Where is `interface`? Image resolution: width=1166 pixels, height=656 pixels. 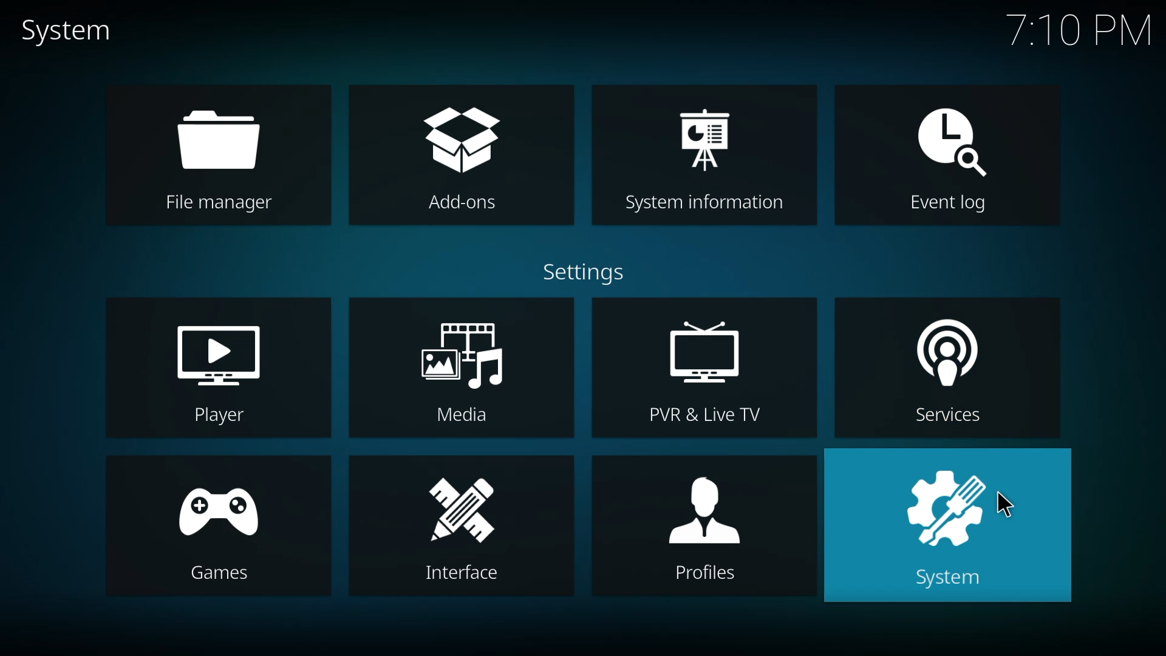
interface is located at coordinates (464, 530).